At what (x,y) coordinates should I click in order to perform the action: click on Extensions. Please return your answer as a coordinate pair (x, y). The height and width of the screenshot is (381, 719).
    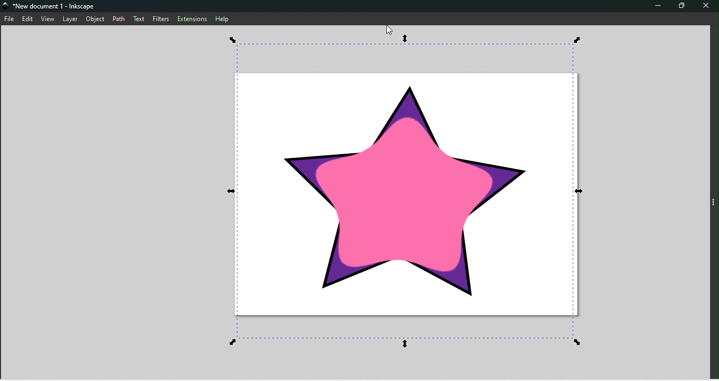
    Looking at the image, I should click on (192, 19).